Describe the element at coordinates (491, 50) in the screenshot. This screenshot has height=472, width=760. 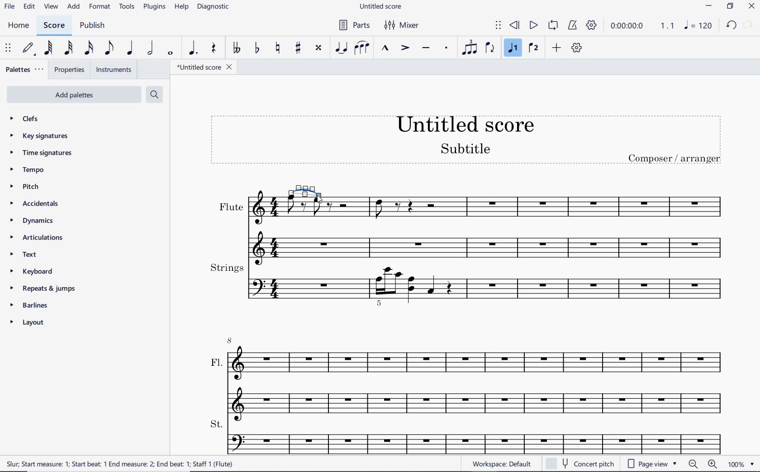
I see `FLIP DIRECTION` at that location.